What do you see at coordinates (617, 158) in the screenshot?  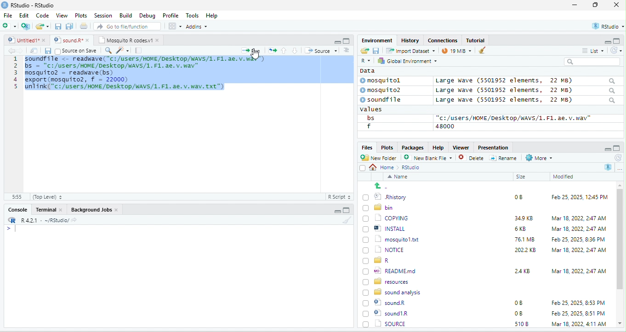 I see `refresh` at bounding box center [617, 158].